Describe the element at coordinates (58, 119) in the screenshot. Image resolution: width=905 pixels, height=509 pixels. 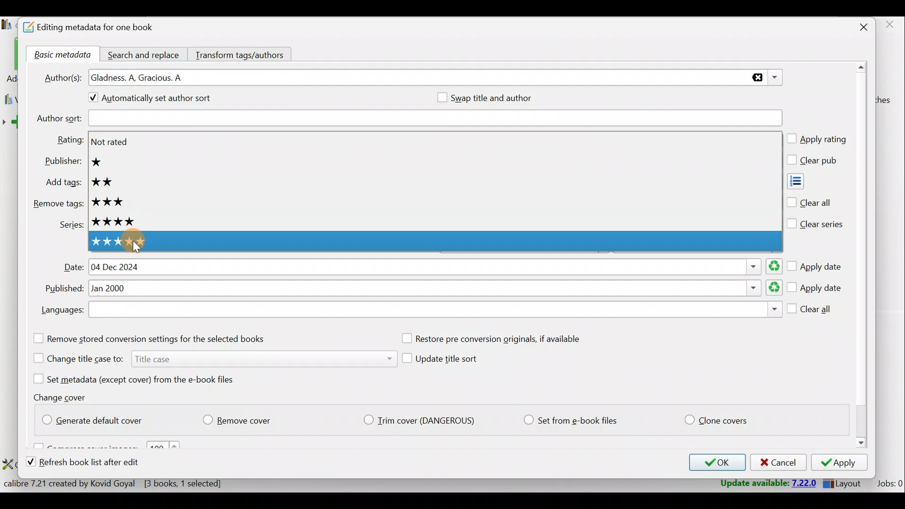
I see `Author sort:` at that location.